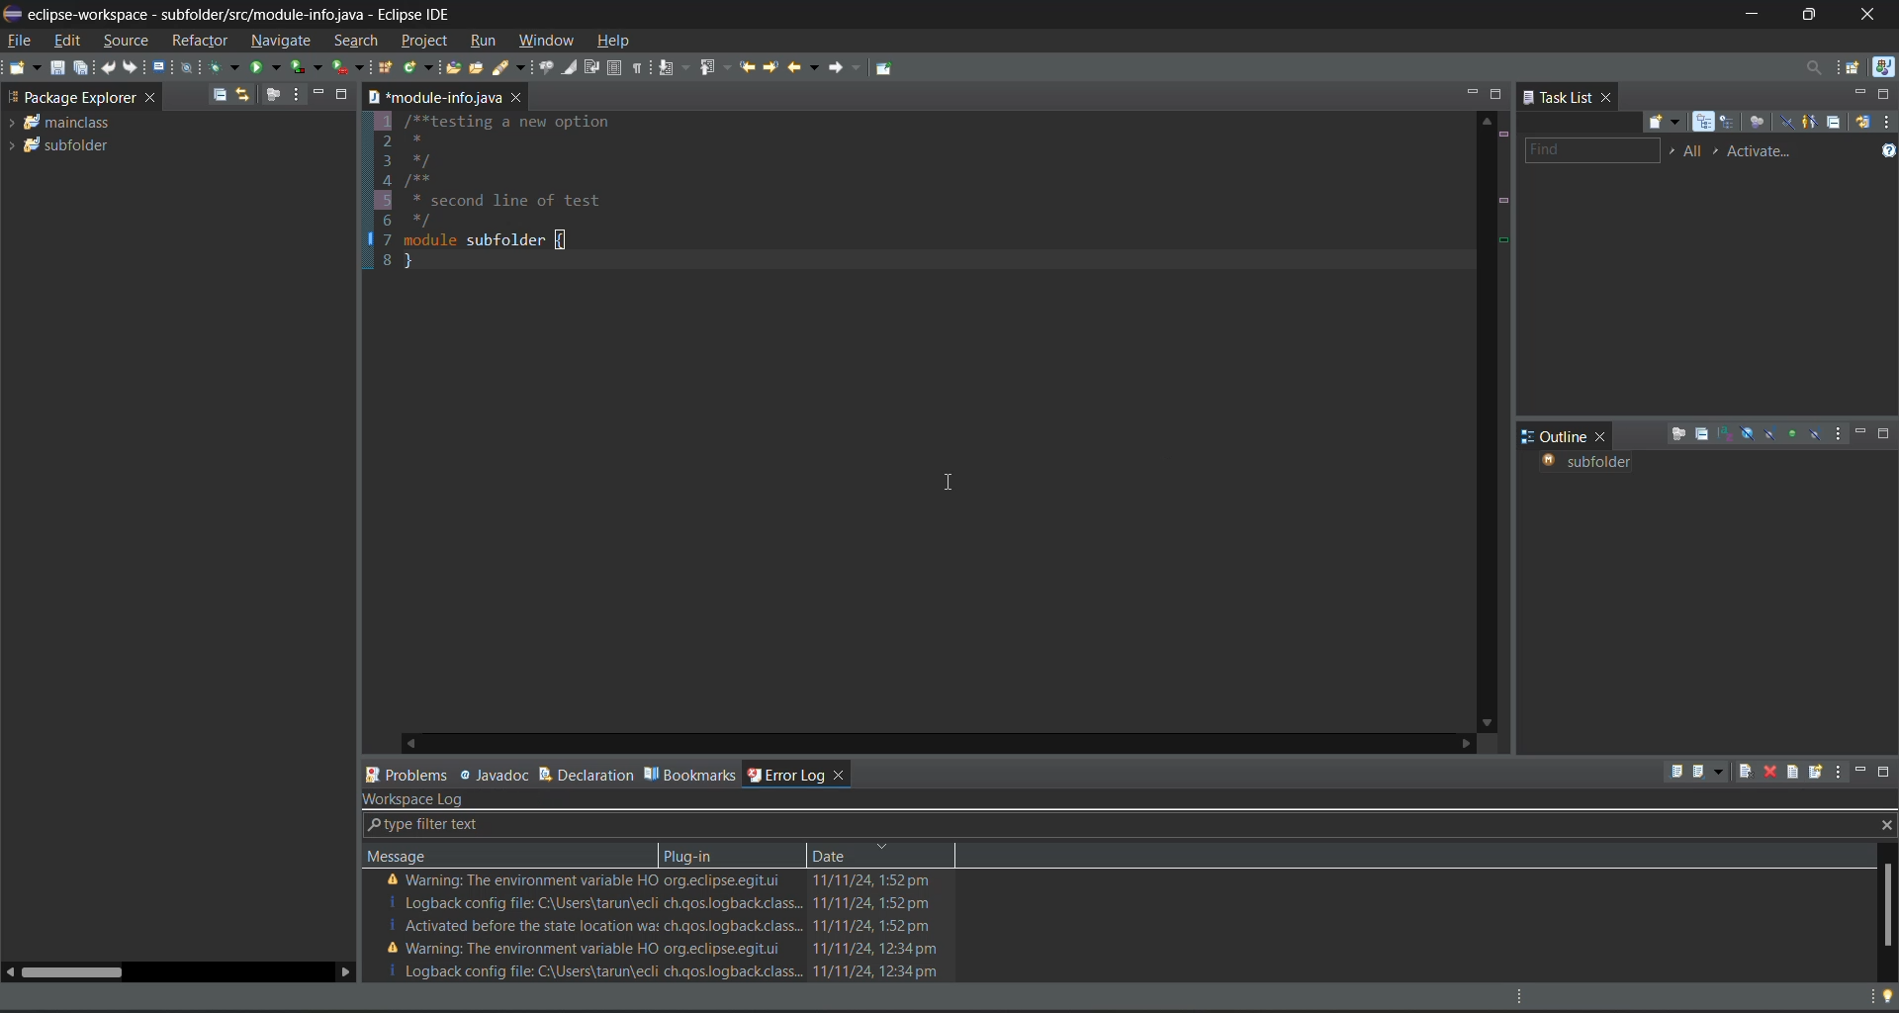 The width and height of the screenshot is (1899, 1013). I want to click on close, so click(153, 99).